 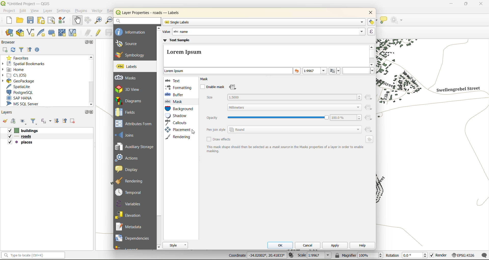 What do you see at coordinates (89, 33) in the screenshot?
I see `edits` at bounding box center [89, 33].